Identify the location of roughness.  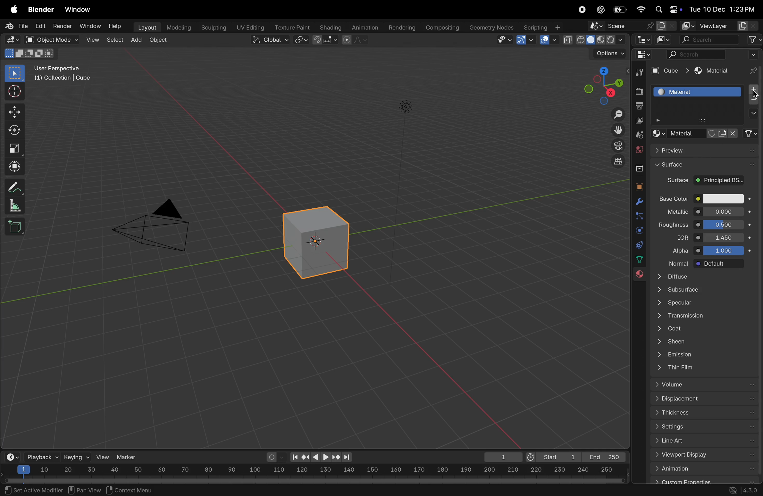
(675, 227).